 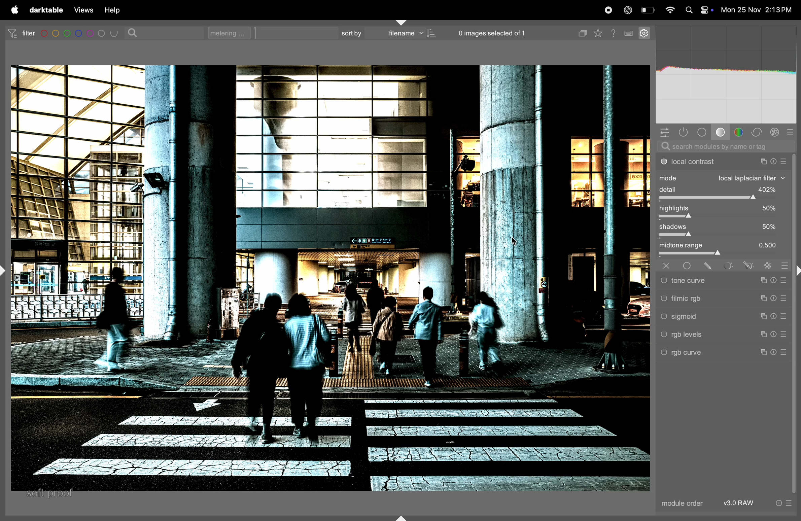 What do you see at coordinates (134, 32) in the screenshot?
I see `search` at bounding box center [134, 32].